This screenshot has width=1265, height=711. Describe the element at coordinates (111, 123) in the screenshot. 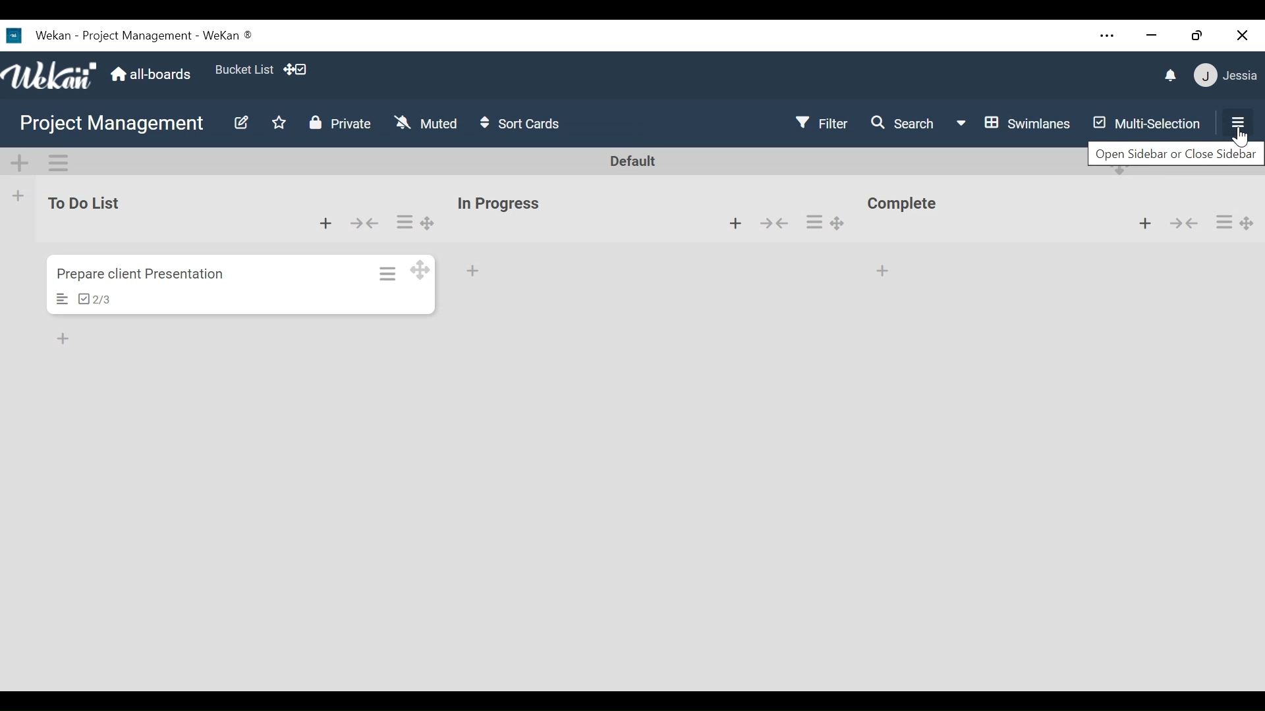

I see `Board Title` at that location.